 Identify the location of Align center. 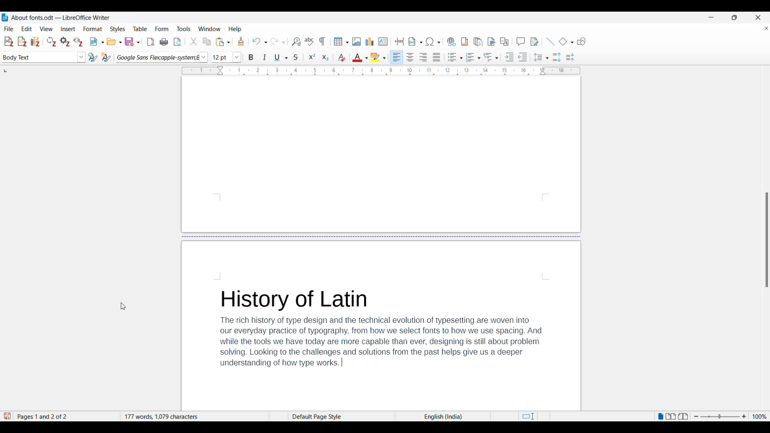
(410, 57).